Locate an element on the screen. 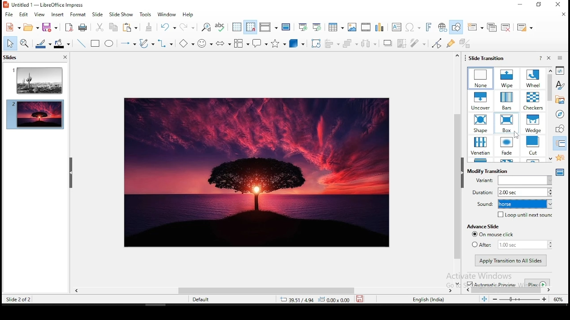 This screenshot has height=320, width=570. window is located at coordinates (166, 15).